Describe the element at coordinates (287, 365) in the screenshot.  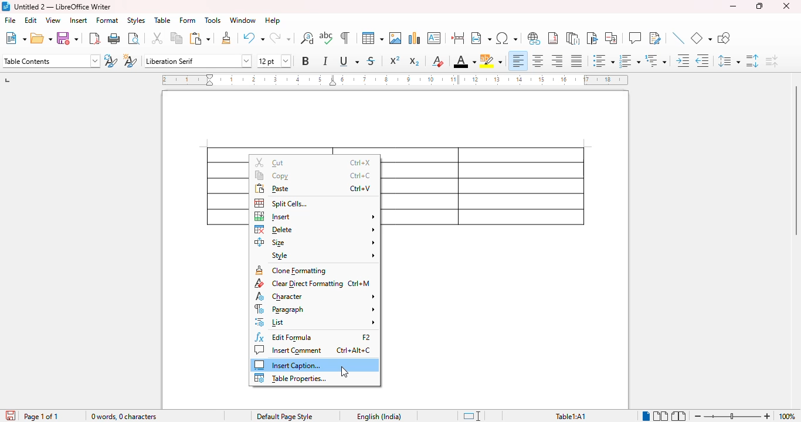
I see `insert caption` at that location.